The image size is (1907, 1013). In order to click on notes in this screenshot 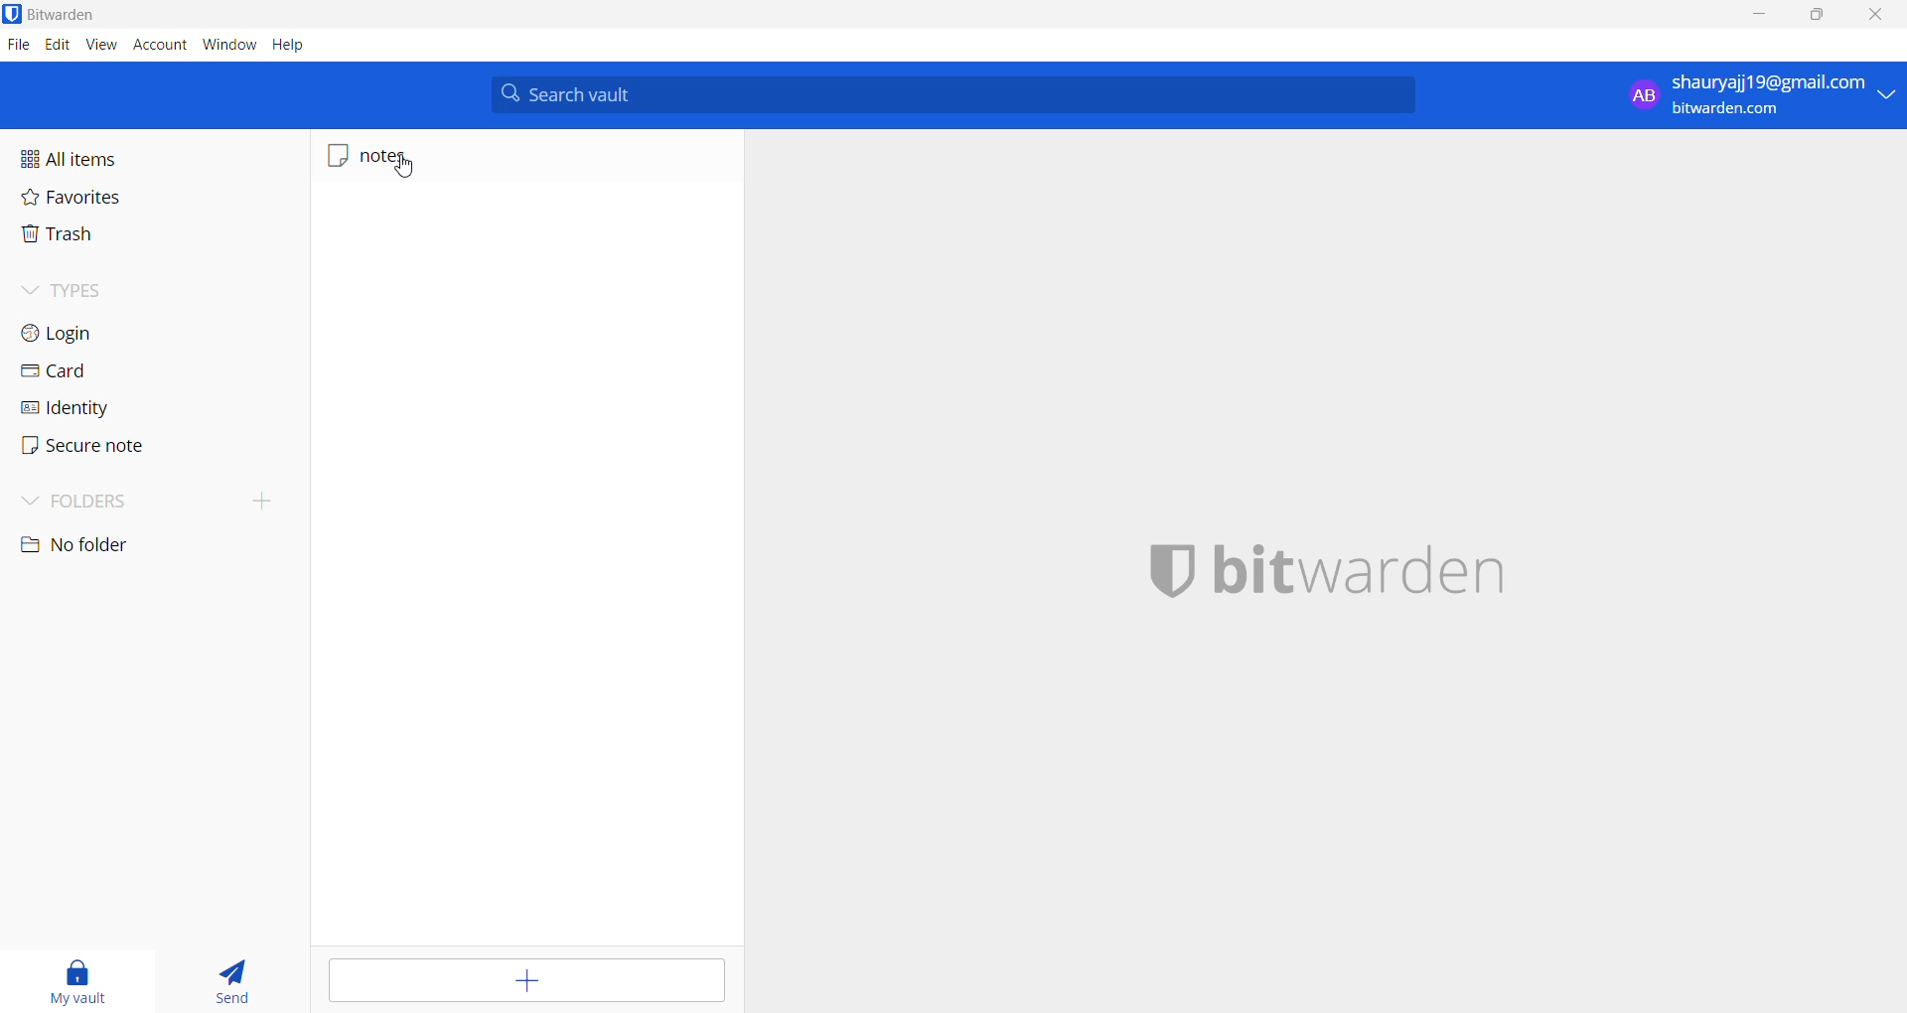, I will do `click(414, 156)`.